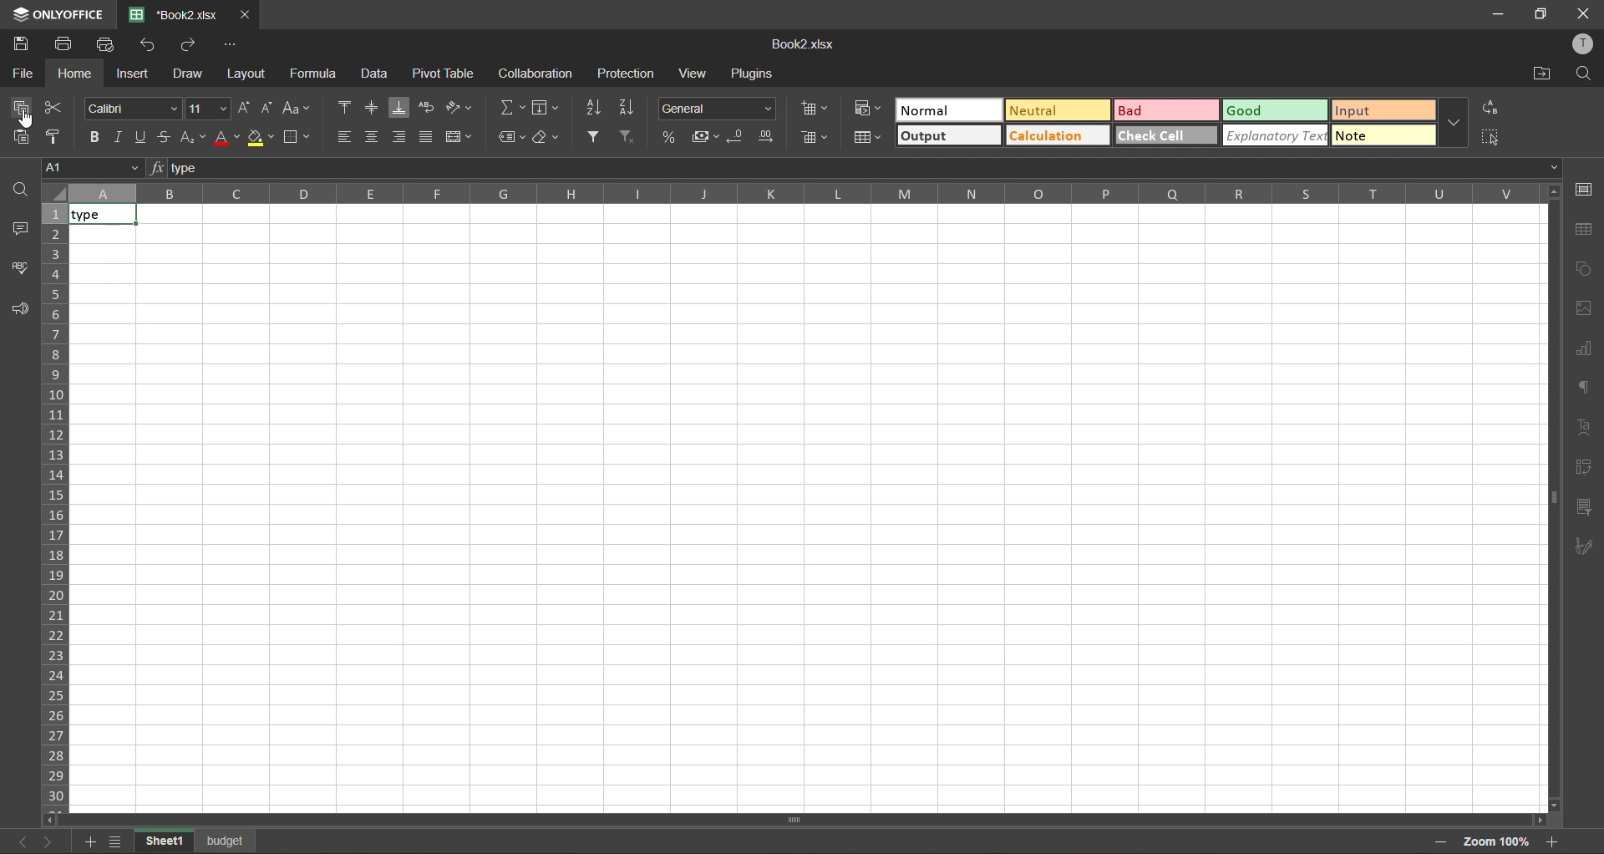  Describe the element at coordinates (949, 136) in the screenshot. I see `output` at that location.